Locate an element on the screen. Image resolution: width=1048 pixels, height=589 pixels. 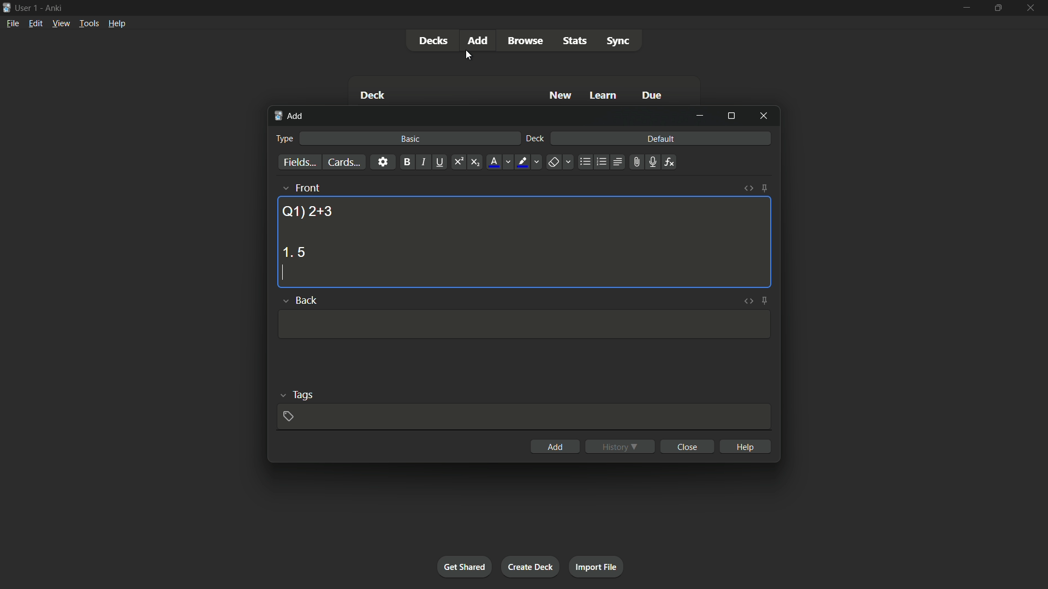
underline is located at coordinates (439, 162).